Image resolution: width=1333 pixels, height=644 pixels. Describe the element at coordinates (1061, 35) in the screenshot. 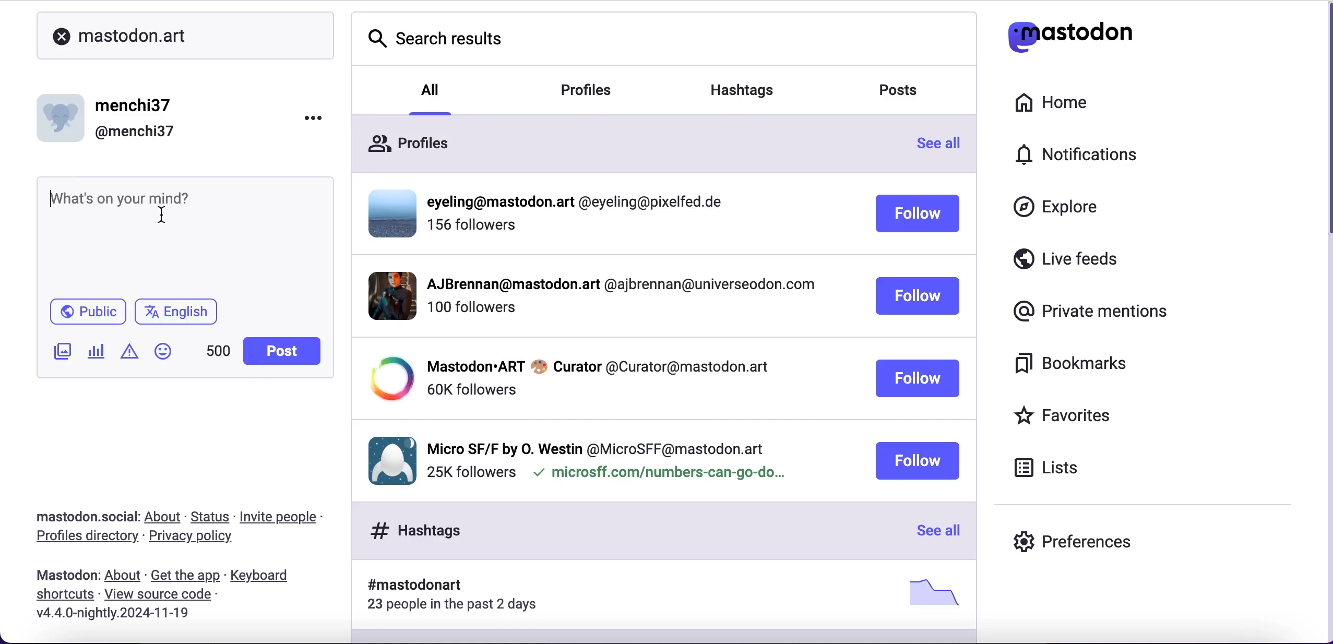

I see `mastodon logo` at that location.